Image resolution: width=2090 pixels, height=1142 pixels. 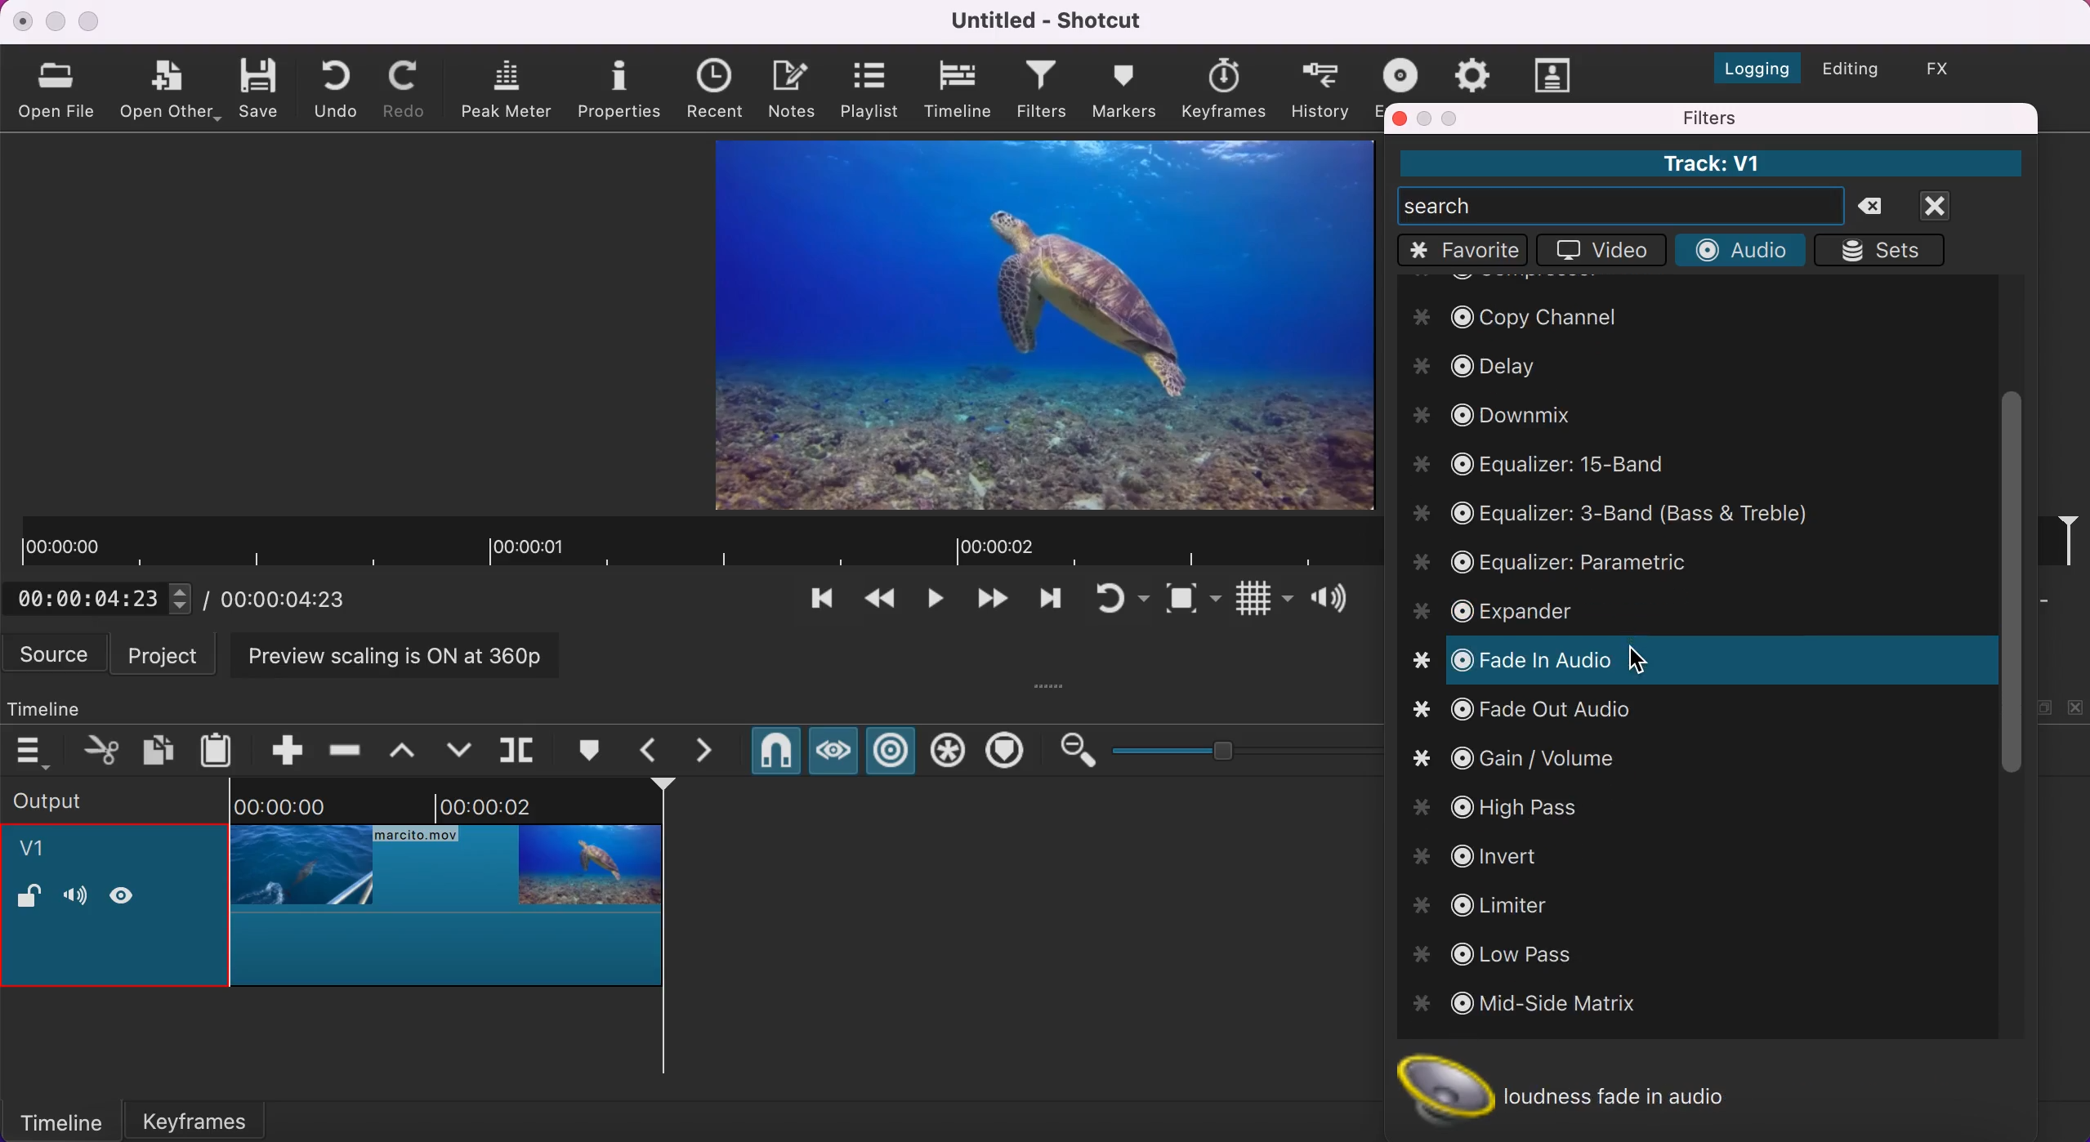 What do you see at coordinates (409, 89) in the screenshot?
I see `redo` at bounding box center [409, 89].